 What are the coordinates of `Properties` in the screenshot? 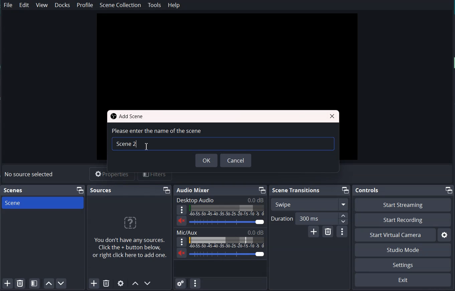 It's located at (113, 174).